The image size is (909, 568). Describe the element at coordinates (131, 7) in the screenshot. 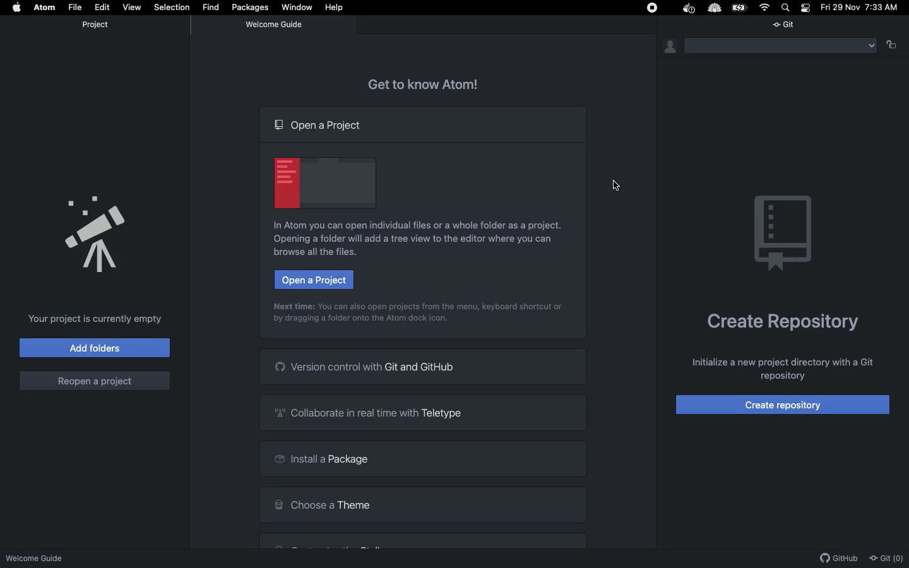

I see `View` at that location.